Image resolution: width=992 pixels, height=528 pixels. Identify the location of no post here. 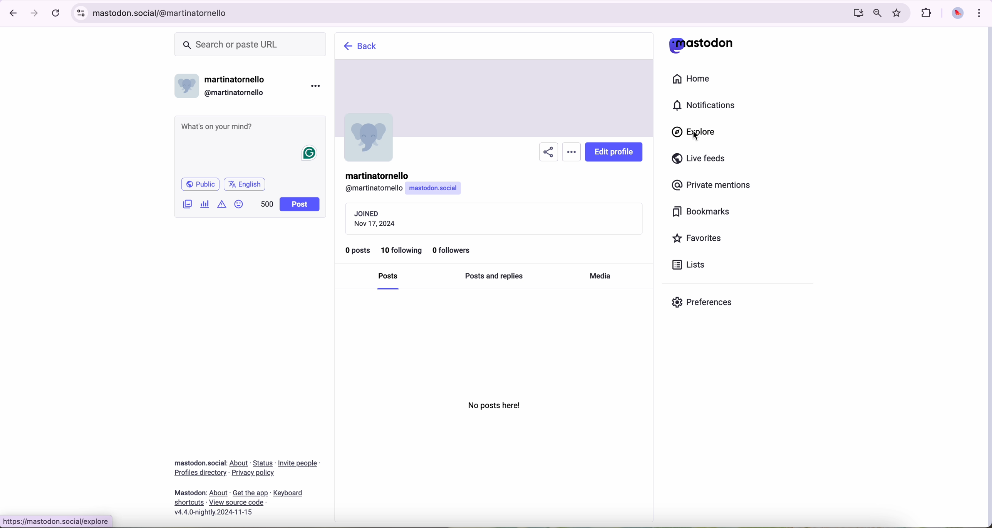
(492, 406).